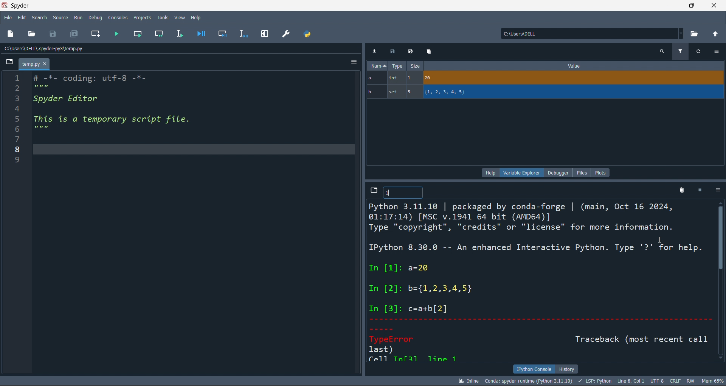  I want to click on delete, so click(680, 190).